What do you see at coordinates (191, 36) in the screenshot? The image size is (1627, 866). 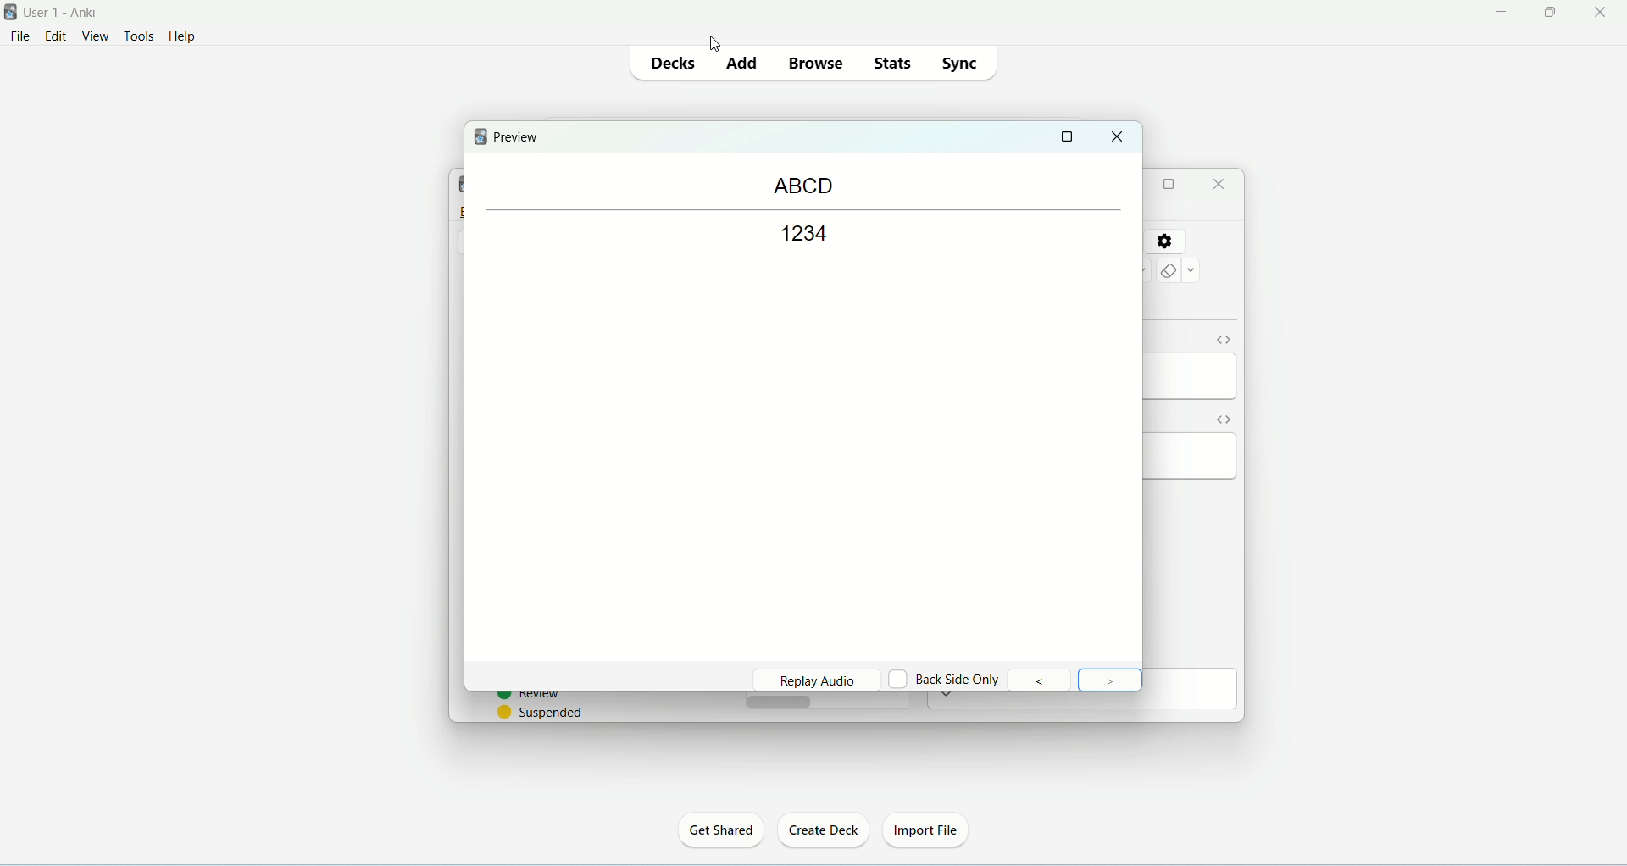 I see `help` at bounding box center [191, 36].